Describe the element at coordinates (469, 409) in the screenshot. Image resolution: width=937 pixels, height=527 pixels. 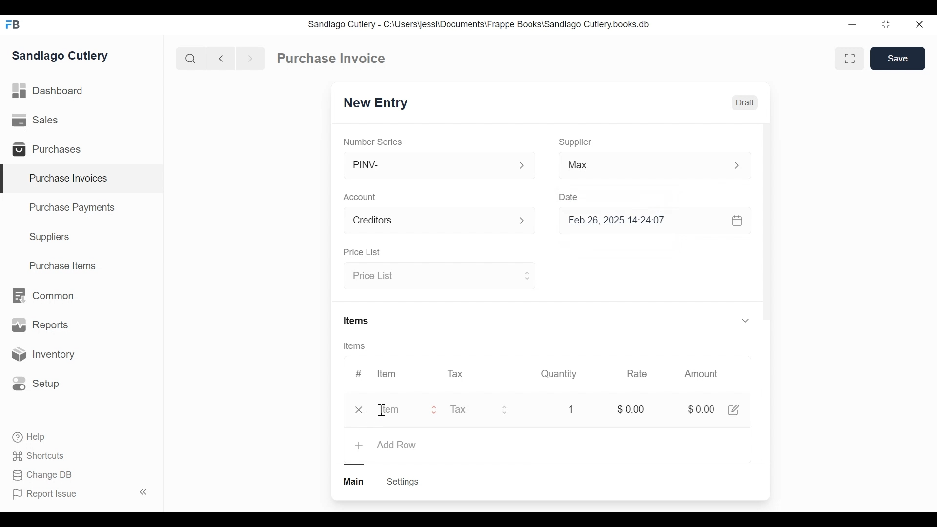
I see `Tax` at that location.